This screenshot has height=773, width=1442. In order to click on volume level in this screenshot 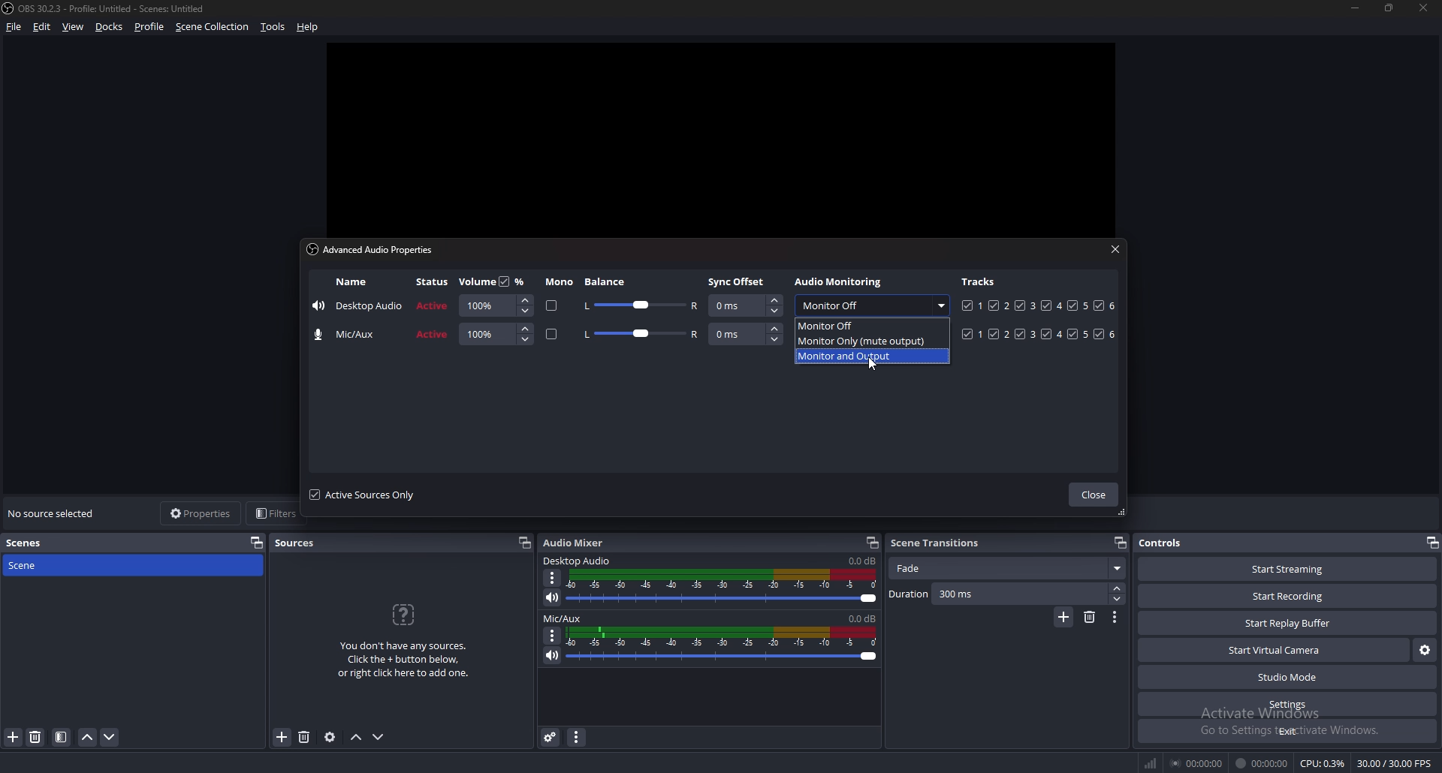, I will do `click(861, 561)`.